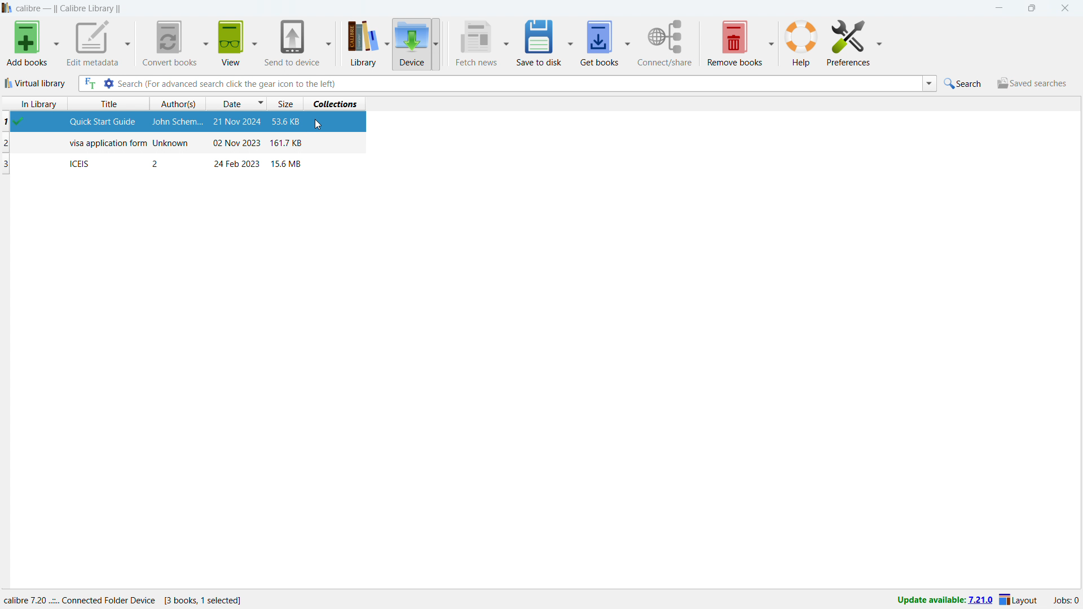 This screenshot has height=609, width=1083. I want to click on save to disk options, so click(570, 41).